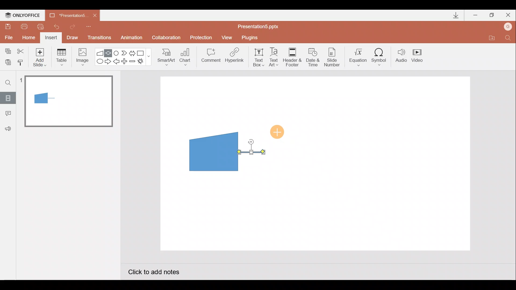 The width and height of the screenshot is (516, 290). What do you see at coordinates (109, 61) in the screenshot?
I see `Right arrow` at bounding box center [109, 61].